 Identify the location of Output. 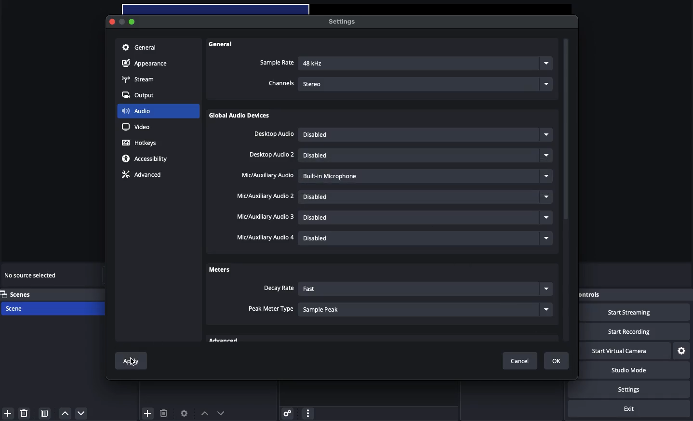
(141, 95).